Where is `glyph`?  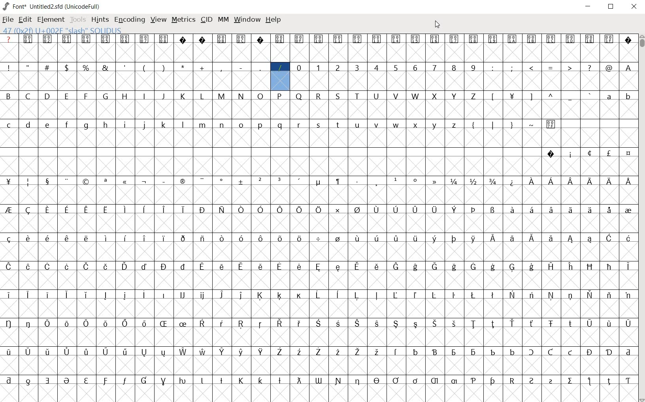
glyph is located at coordinates (86, 210).